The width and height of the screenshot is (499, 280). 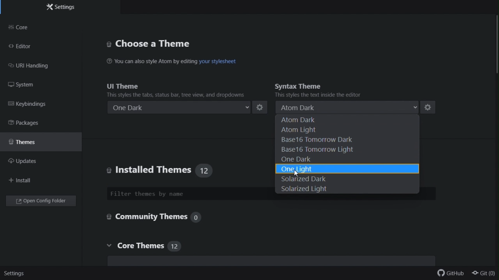 What do you see at coordinates (151, 62) in the screenshot?
I see `You can also style Atom by editing` at bounding box center [151, 62].